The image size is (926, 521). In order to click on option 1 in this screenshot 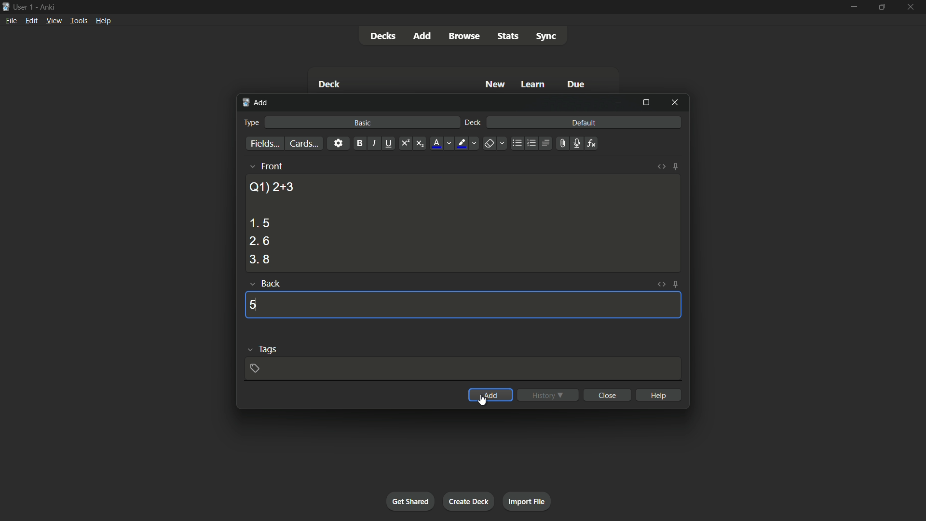, I will do `click(259, 223)`.